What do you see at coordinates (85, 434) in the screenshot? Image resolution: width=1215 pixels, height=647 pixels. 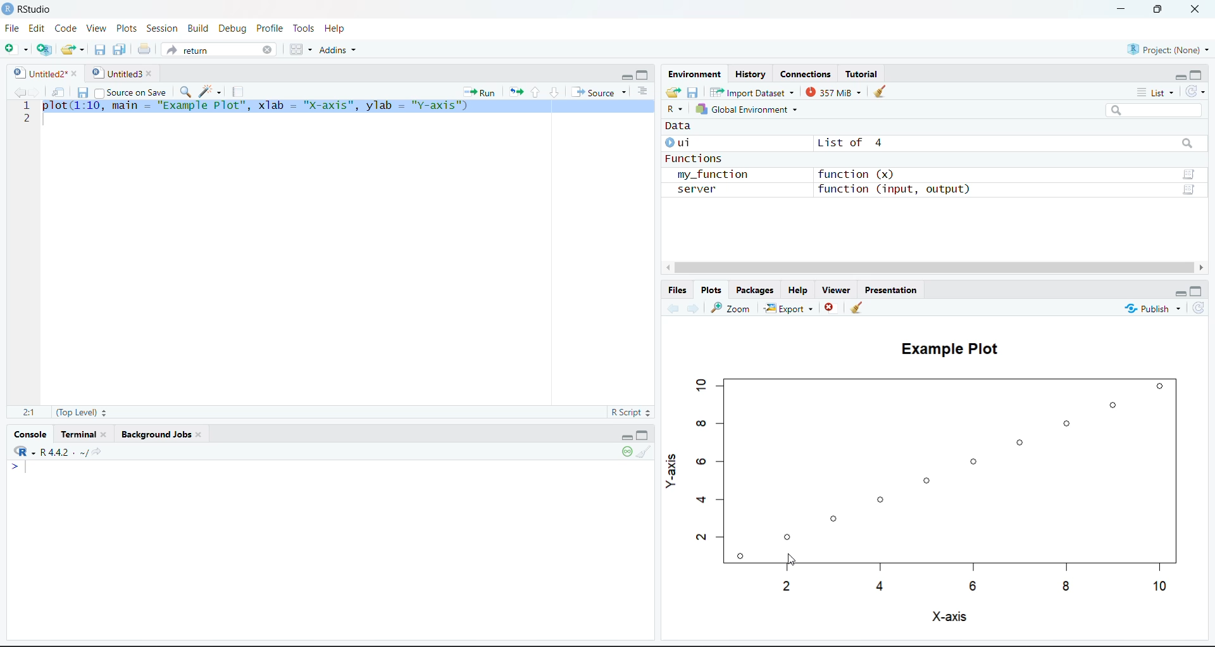 I see `Terminal` at bounding box center [85, 434].